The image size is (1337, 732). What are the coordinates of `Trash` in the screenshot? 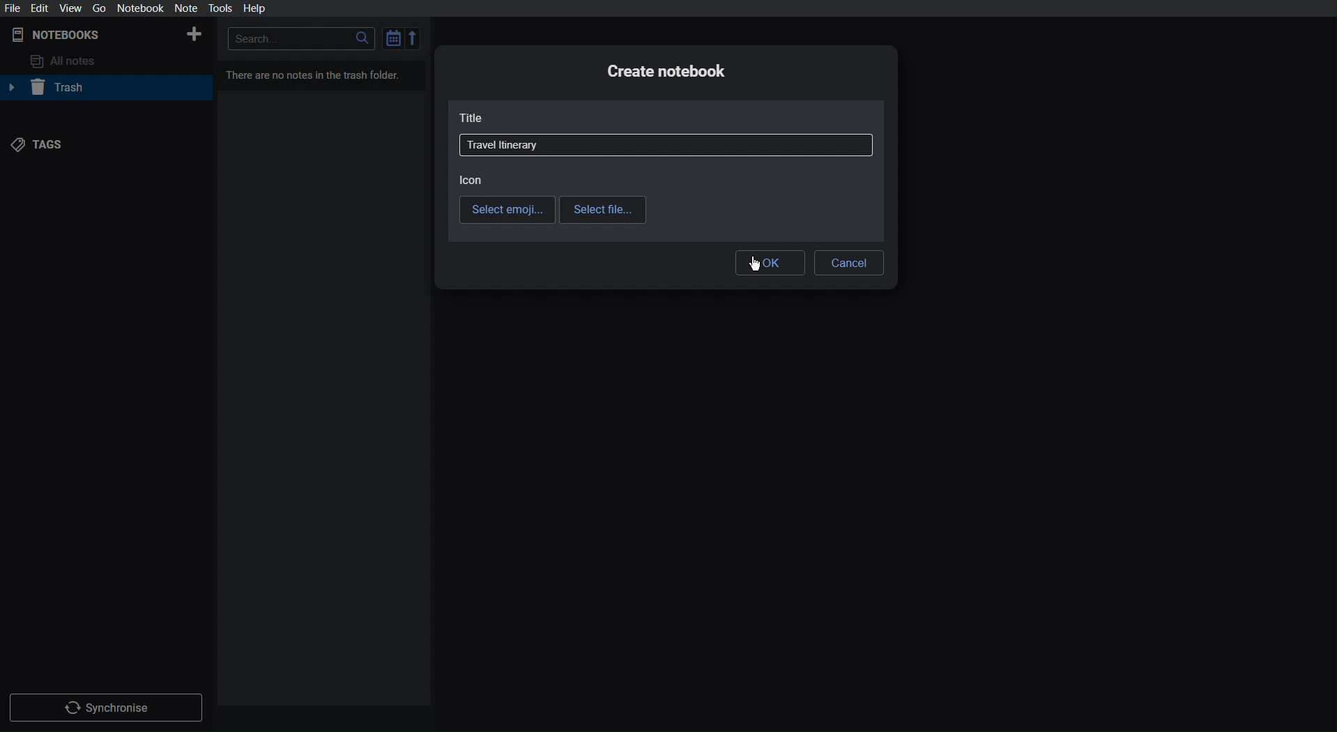 It's located at (52, 88).